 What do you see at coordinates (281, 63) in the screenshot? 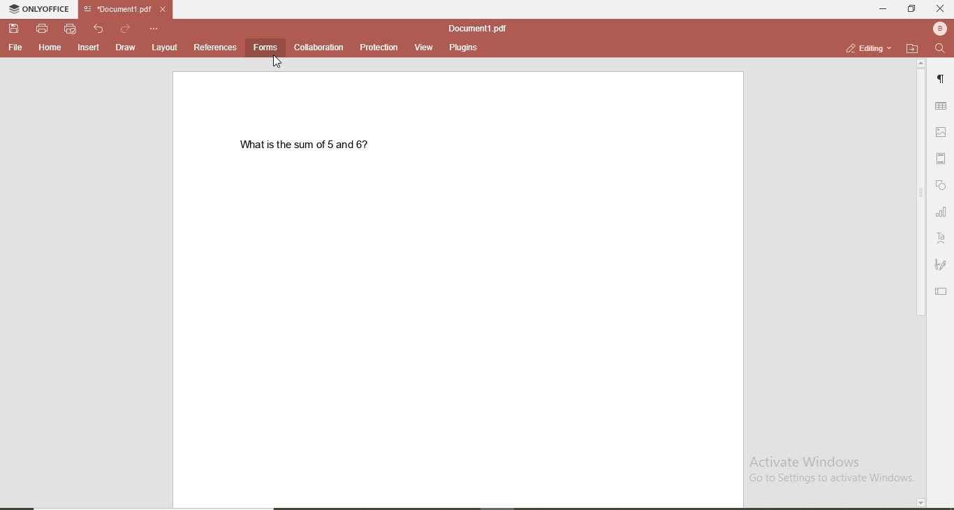
I see `cursor` at bounding box center [281, 63].